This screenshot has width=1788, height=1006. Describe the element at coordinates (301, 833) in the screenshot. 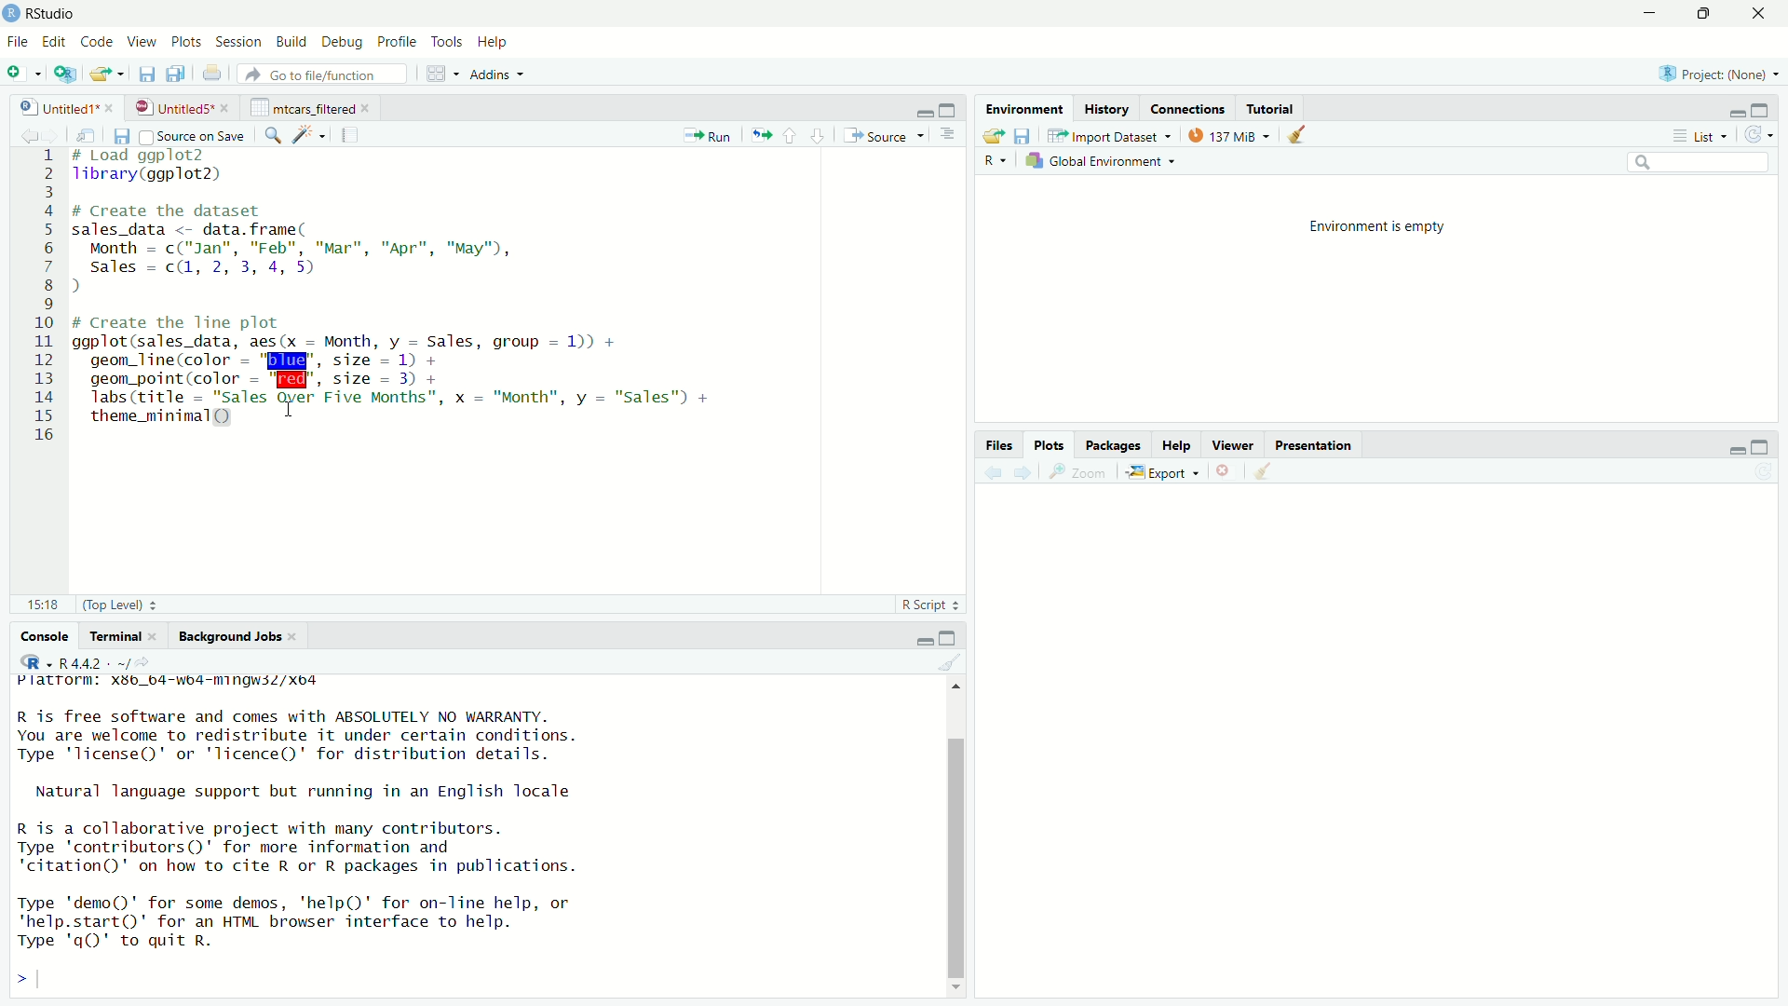

I see `R is free software and comes with ABSOLUTELY NO WARRANTY.

You are welcome to redistribute it under certain conditions.

Type 'license()' or 'licence()' for distribution details.
Natural language support but running in an English locale

R is a collaborative project with many contributors.

Type 'contributors()' for more information and

‘citation()' on how to cite R or R packages in publications.

Type 'demo()' for some demos, 'help()' for on-line help, or

'help.start()' for an HTML browser interface to help.

Type 'gQ' to quit R.` at that location.